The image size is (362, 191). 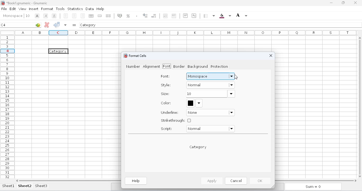 What do you see at coordinates (271, 56) in the screenshot?
I see `close` at bounding box center [271, 56].